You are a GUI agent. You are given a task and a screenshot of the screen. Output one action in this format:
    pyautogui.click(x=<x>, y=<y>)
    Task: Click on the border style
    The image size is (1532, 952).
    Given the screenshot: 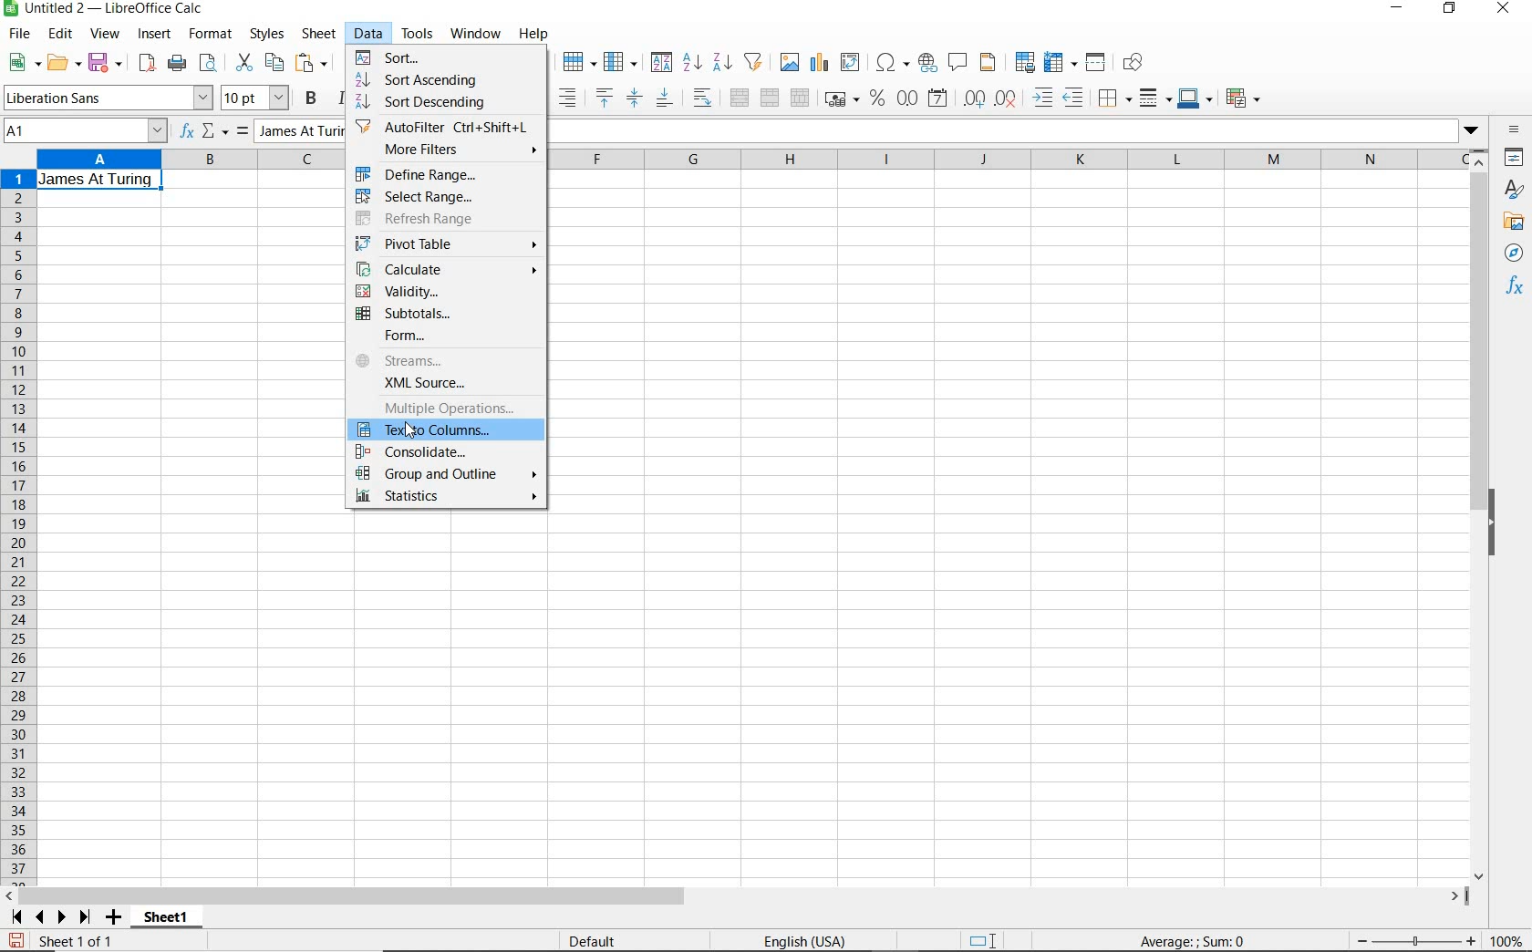 What is the action you would take?
    pyautogui.click(x=1116, y=97)
    